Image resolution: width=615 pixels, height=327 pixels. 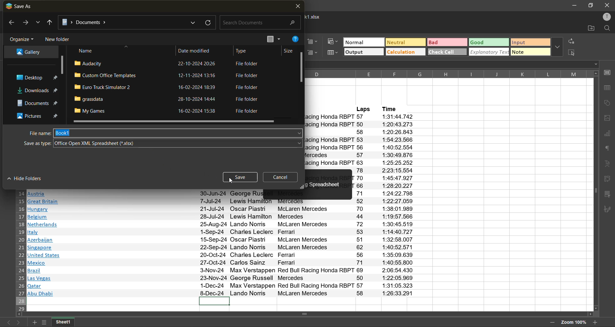 I want to click on size, so click(x=288, y=51).